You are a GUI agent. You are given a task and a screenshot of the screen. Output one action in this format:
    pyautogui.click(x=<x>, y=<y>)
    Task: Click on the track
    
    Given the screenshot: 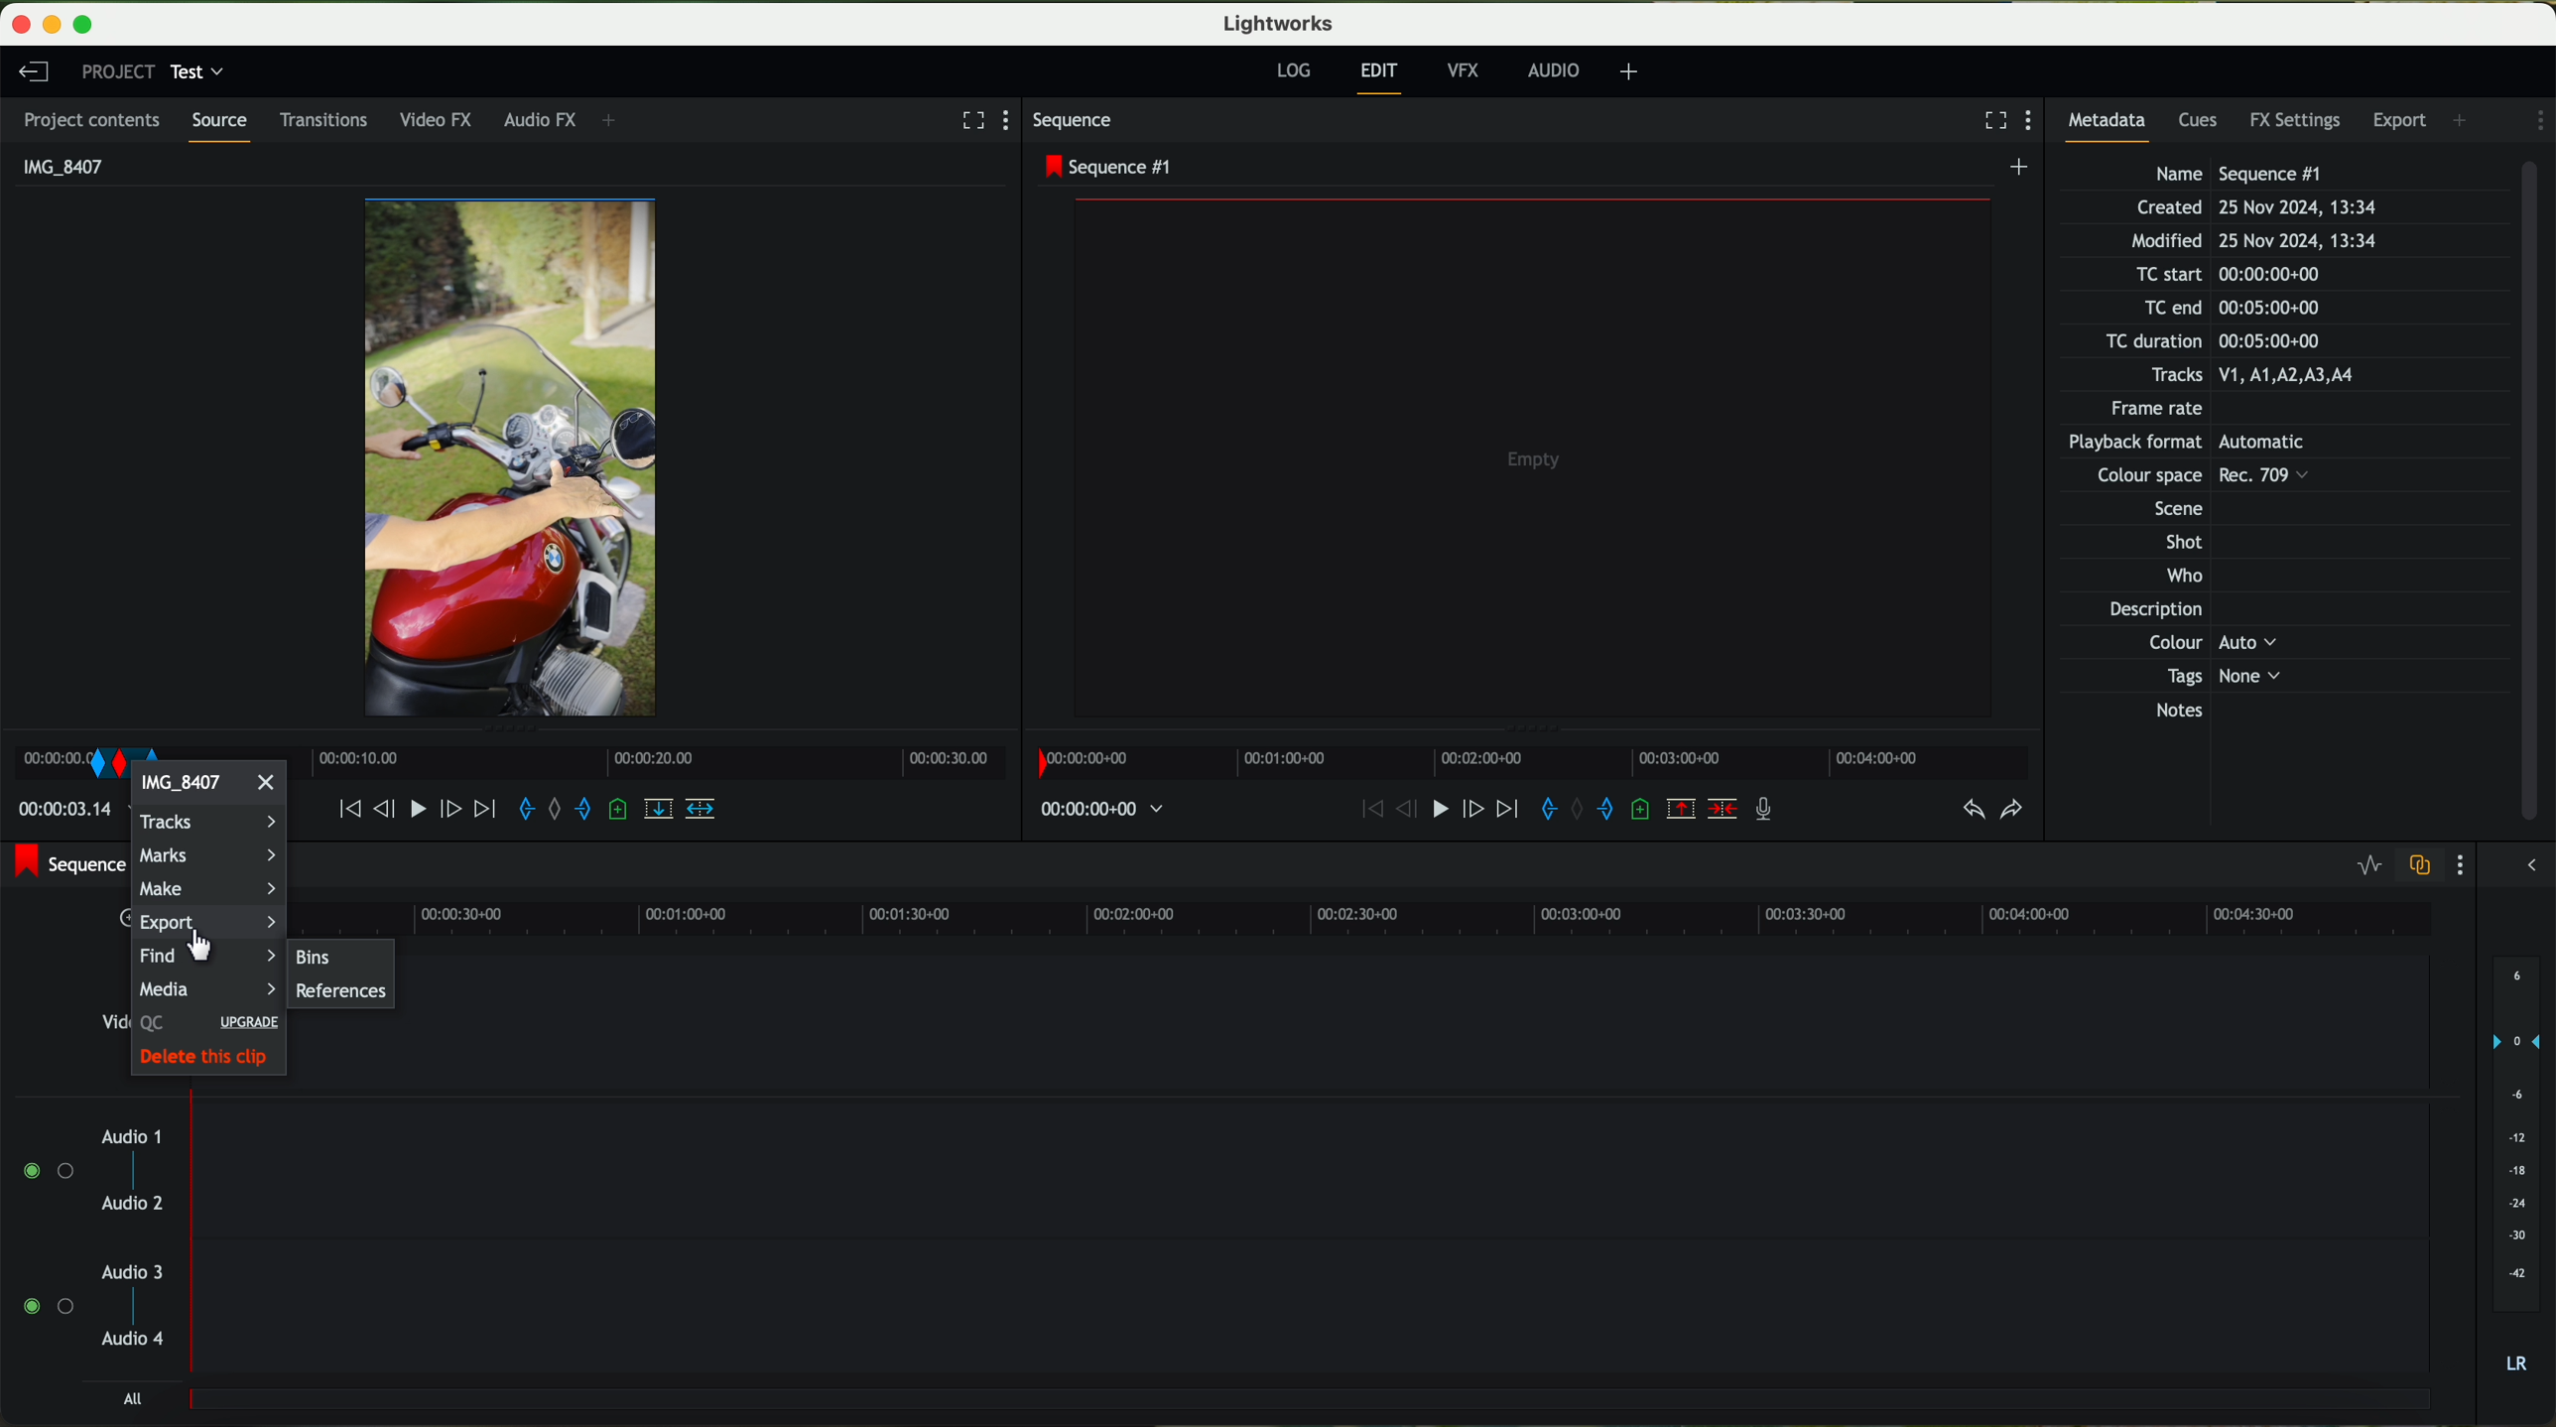 What is the action you would take?
    pyautogui.click(x=1316, y=1309)
    